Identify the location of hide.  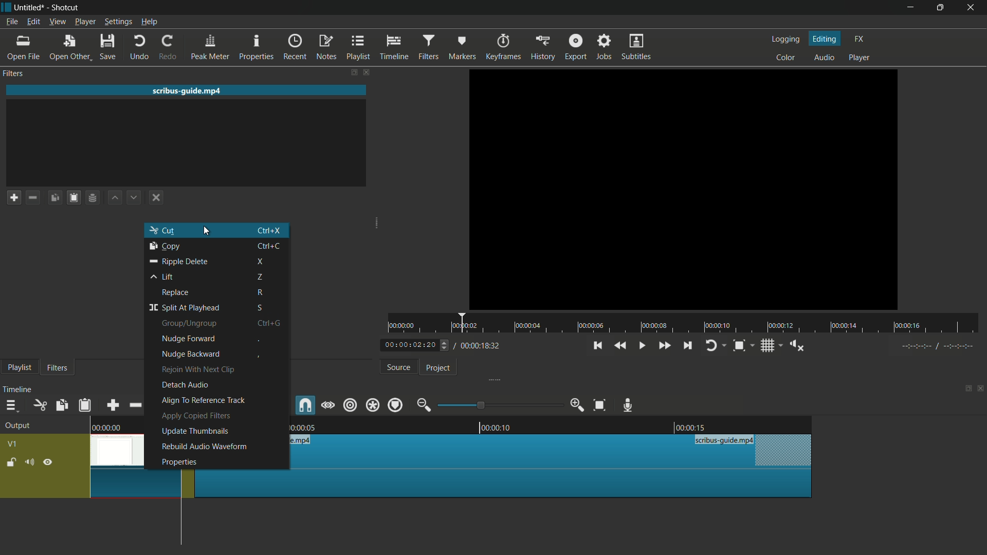
(48, 463).